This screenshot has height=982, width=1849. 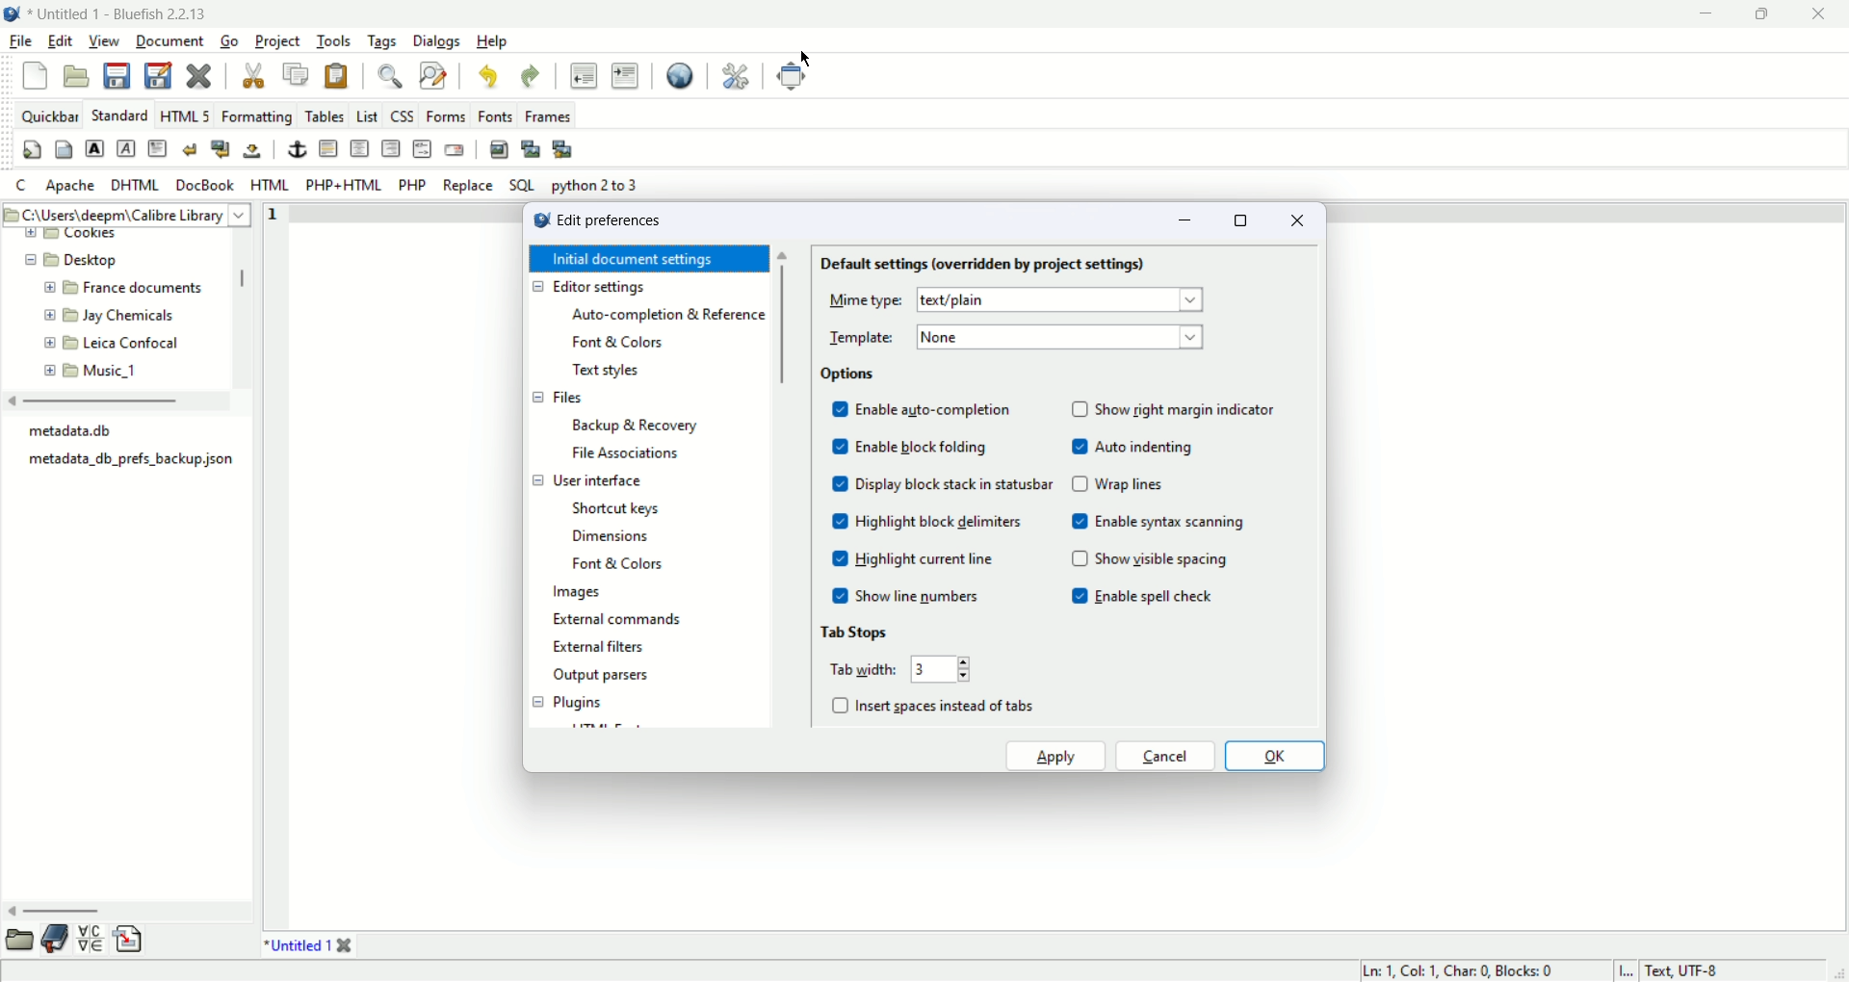 I want to click on document name, so click(x=122, y=12).